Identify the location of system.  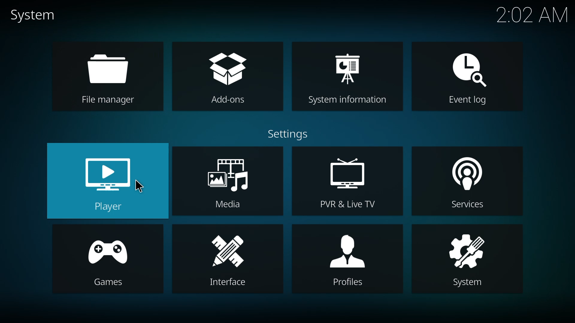
(468, 260).